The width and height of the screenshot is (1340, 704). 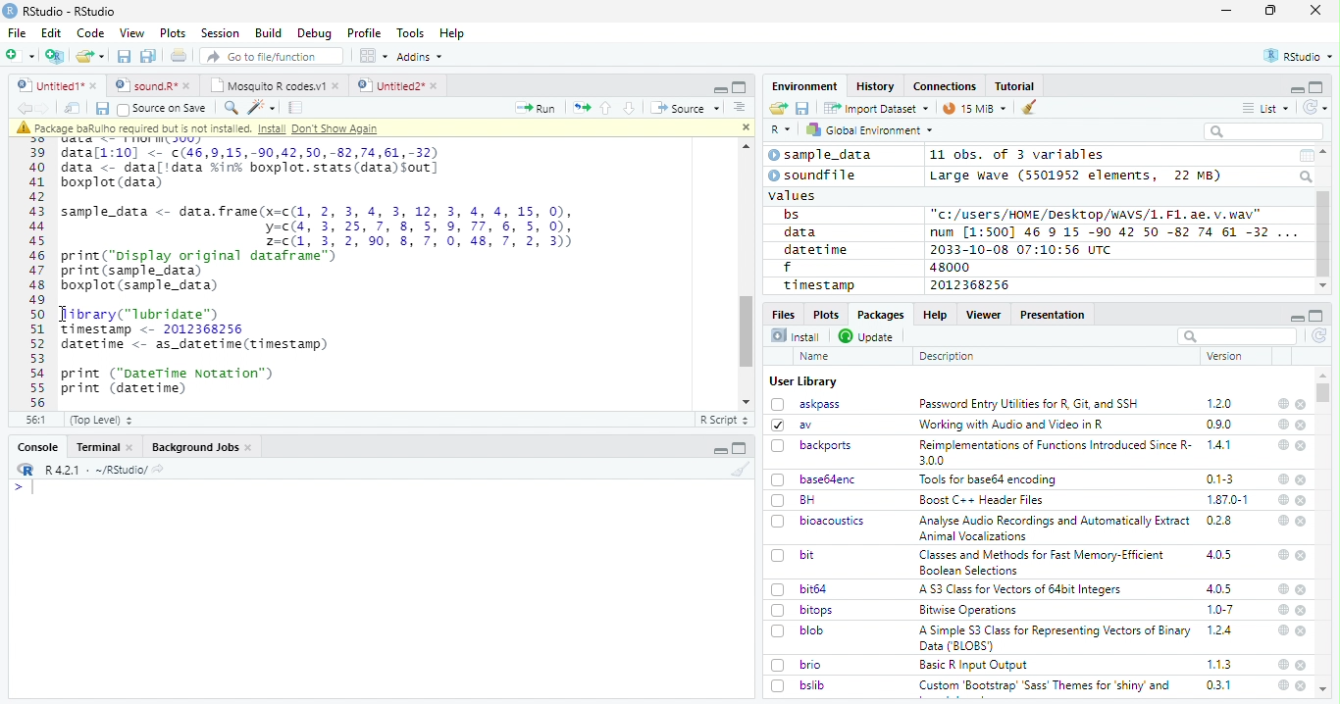 I want to click on RStudio, so click(x=1300, y=57).